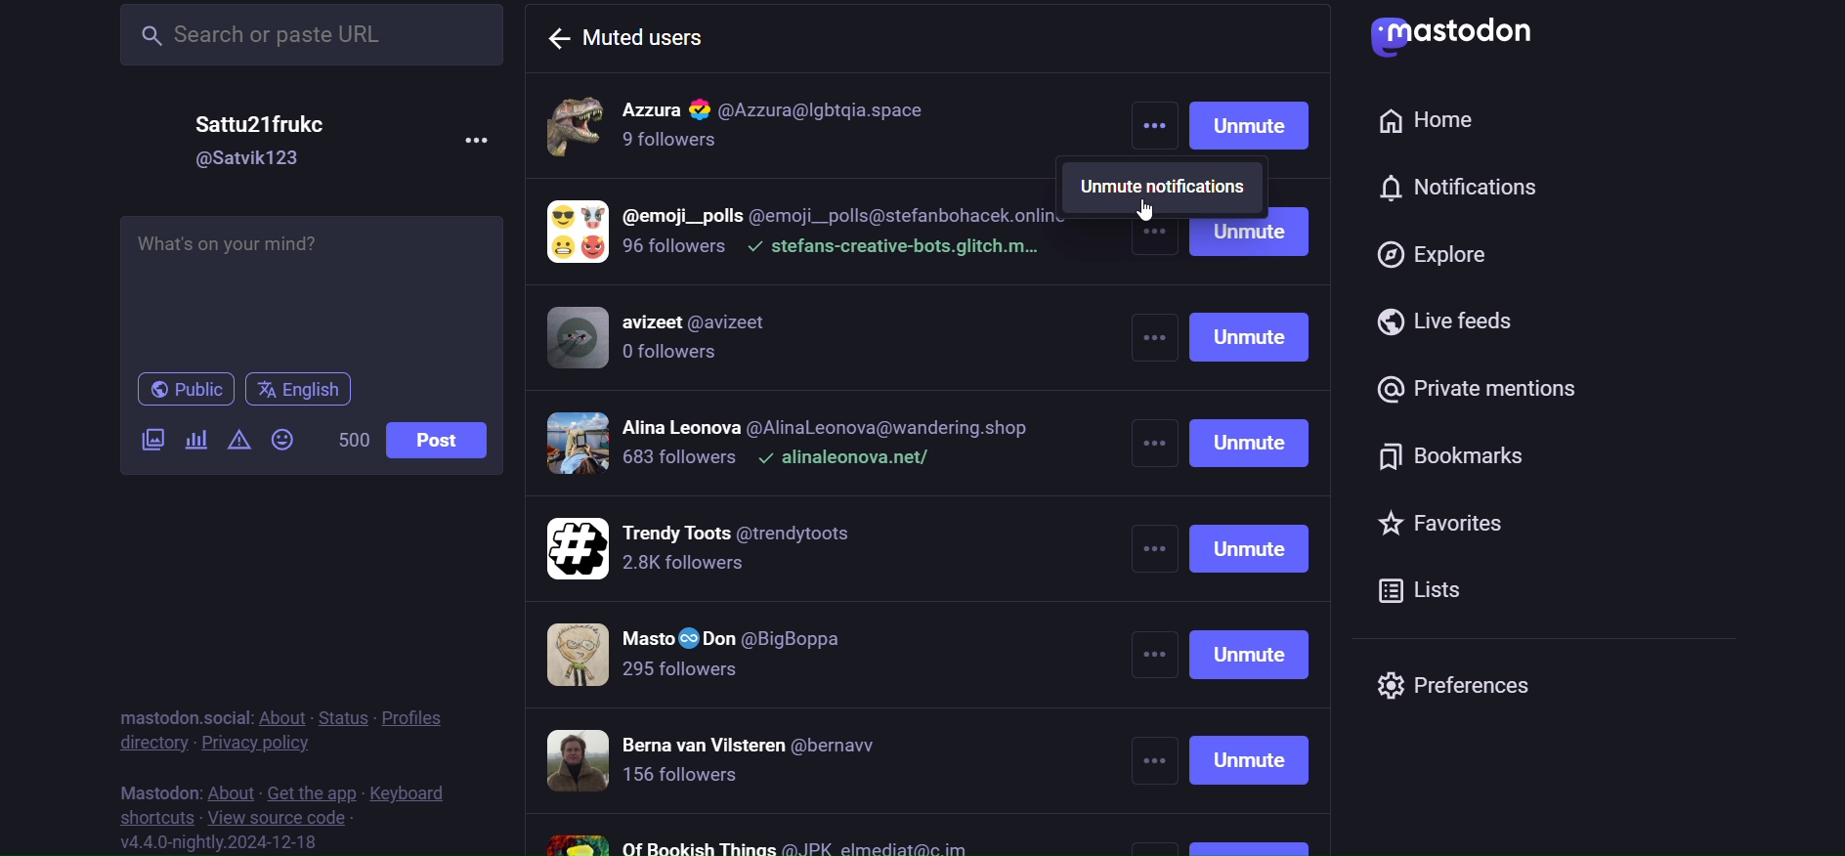 This screenshot has width=1845, height=856. Describe the element at coordinates (231, 789) in the screenshot. I see `about` at that location.